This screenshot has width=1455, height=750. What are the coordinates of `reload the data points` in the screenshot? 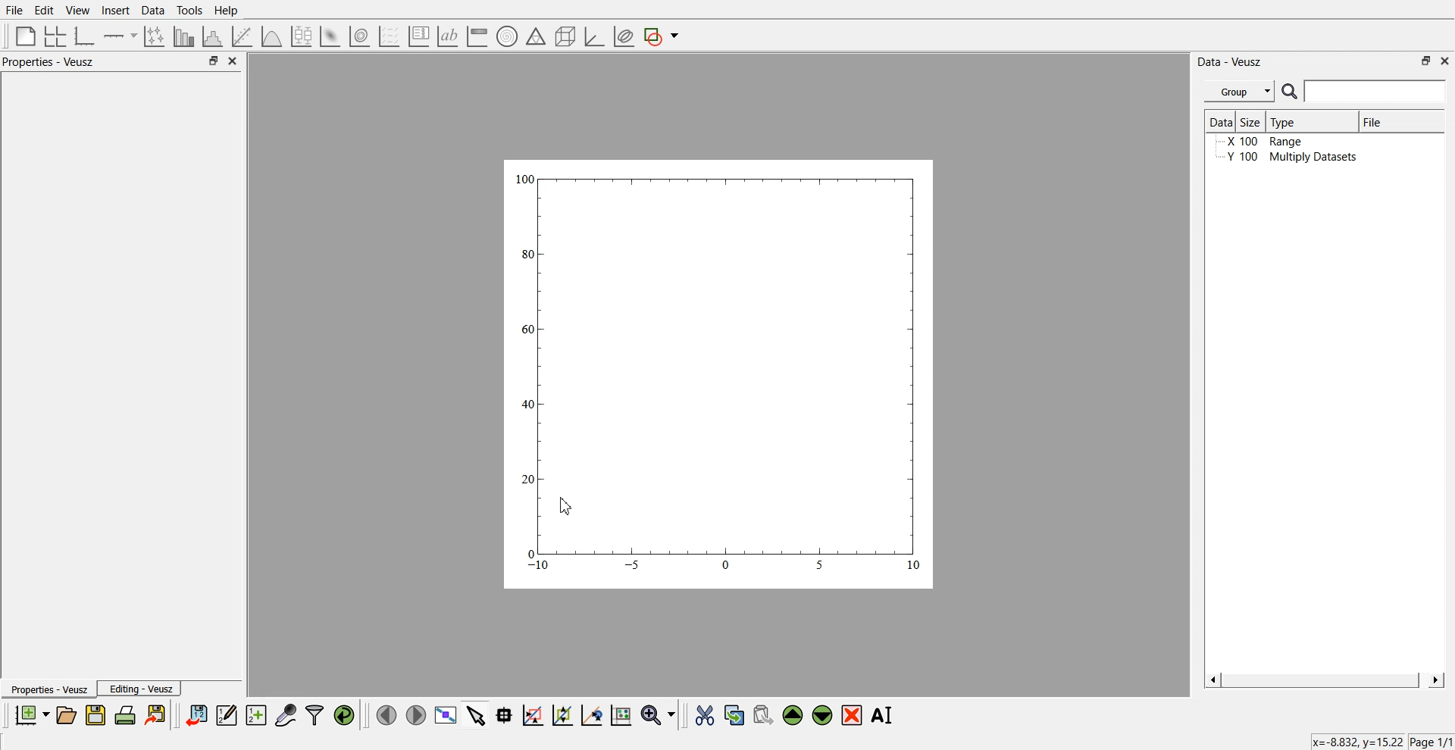 It's located at (345, 716).